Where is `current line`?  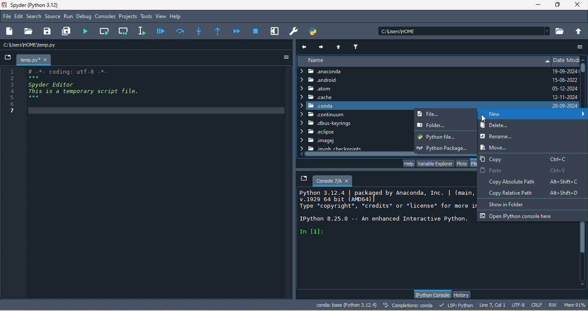
current line is located at coordinates (143, 31).